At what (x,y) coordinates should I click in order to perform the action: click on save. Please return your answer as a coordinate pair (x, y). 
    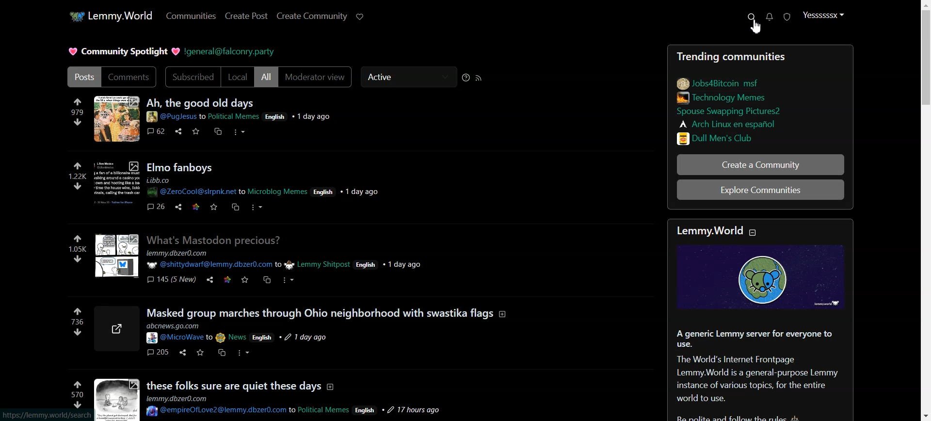
    Looking at the image, I should click on (196, 130).